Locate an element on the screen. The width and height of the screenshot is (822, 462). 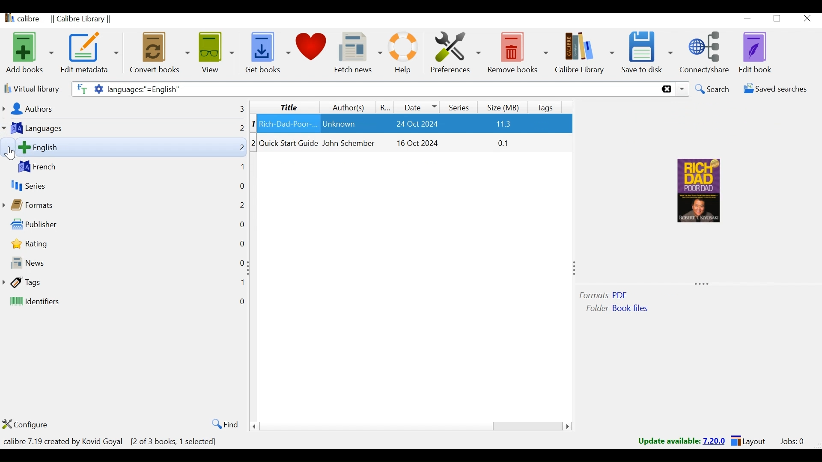
Publisher is located at coordinates (59, 224).